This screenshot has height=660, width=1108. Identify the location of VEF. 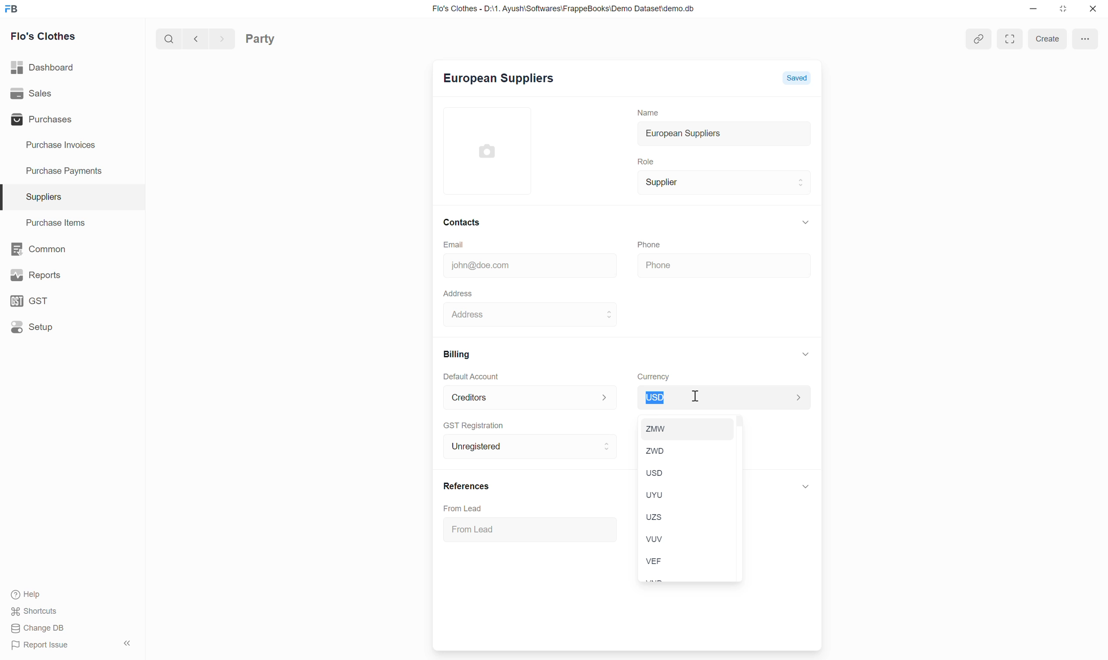
(657, 559).